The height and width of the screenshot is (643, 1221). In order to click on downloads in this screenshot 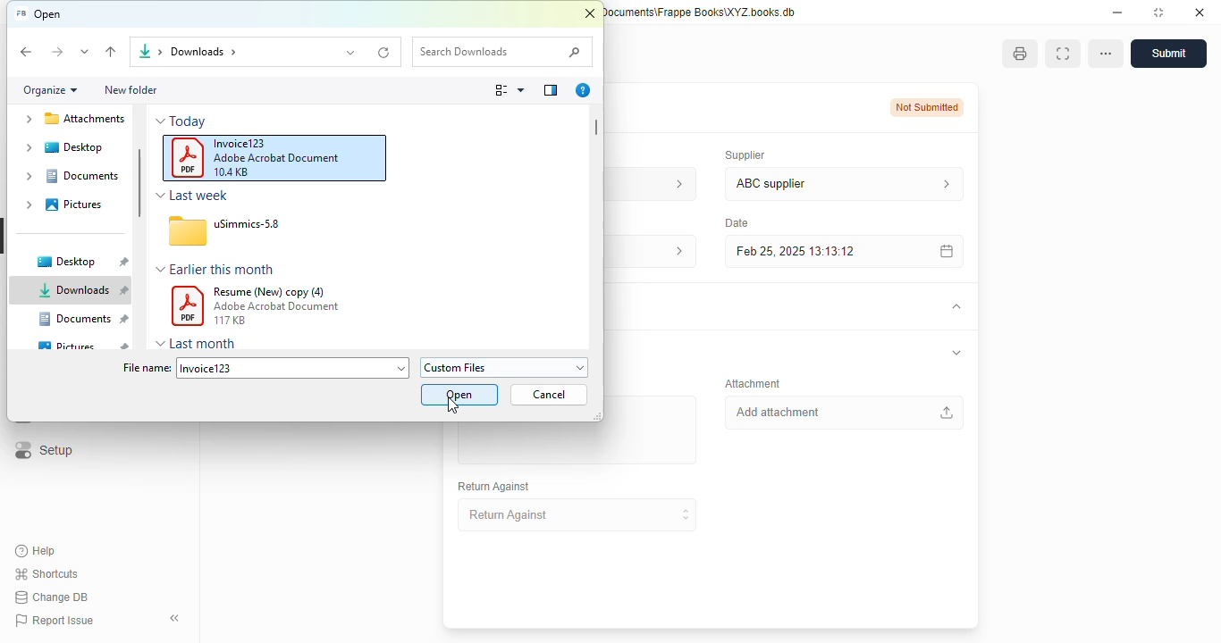, I will do `click(80, 290)`.